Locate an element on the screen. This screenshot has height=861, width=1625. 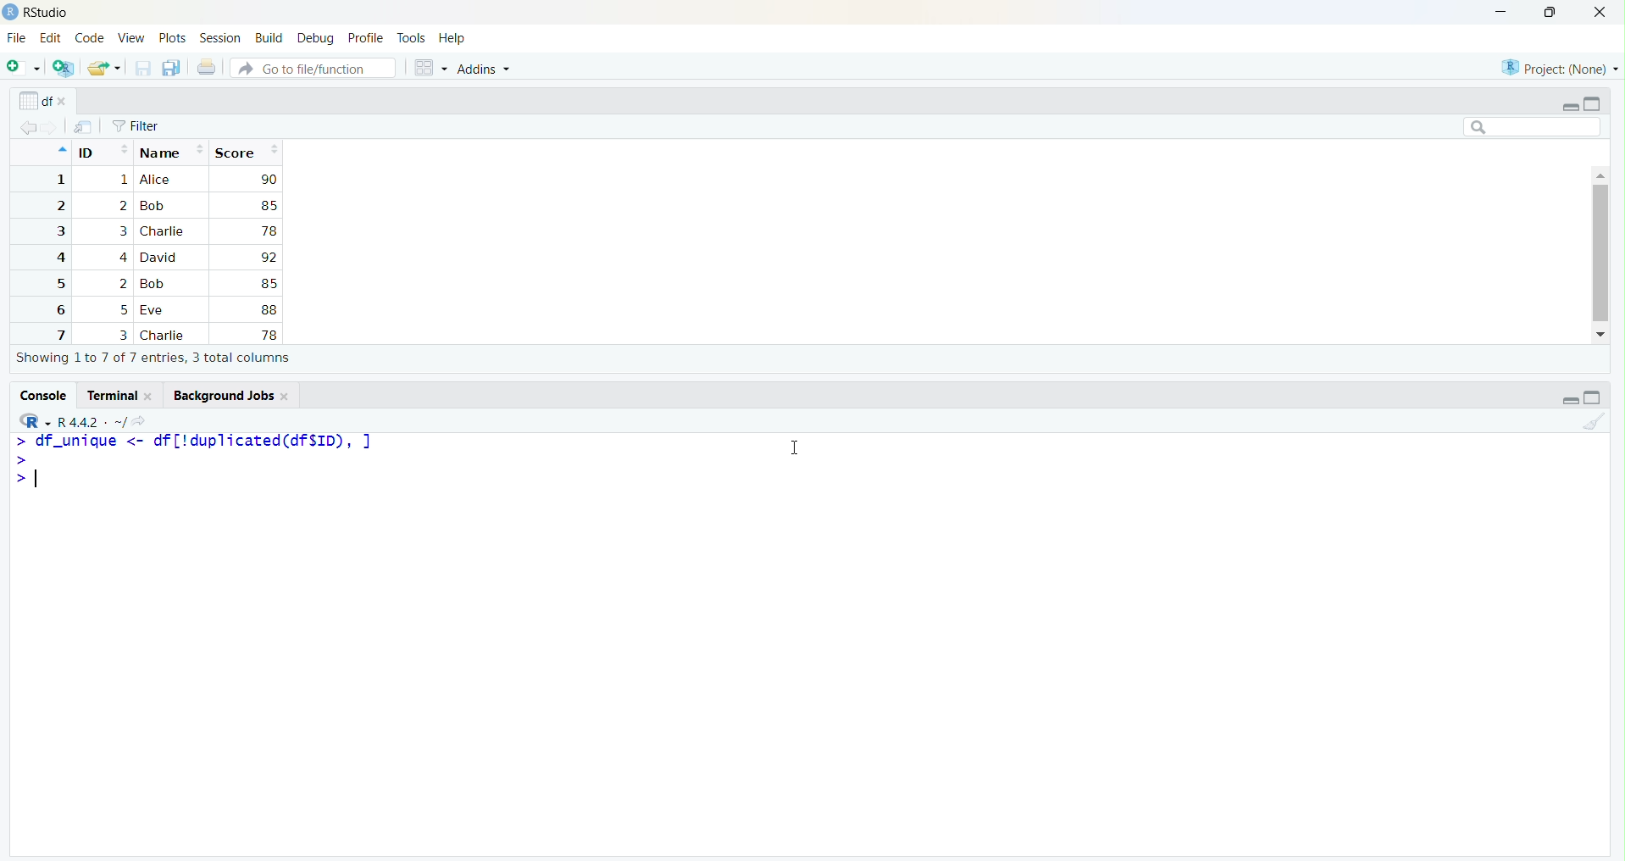
terminal is located at coordinates (109, 396).